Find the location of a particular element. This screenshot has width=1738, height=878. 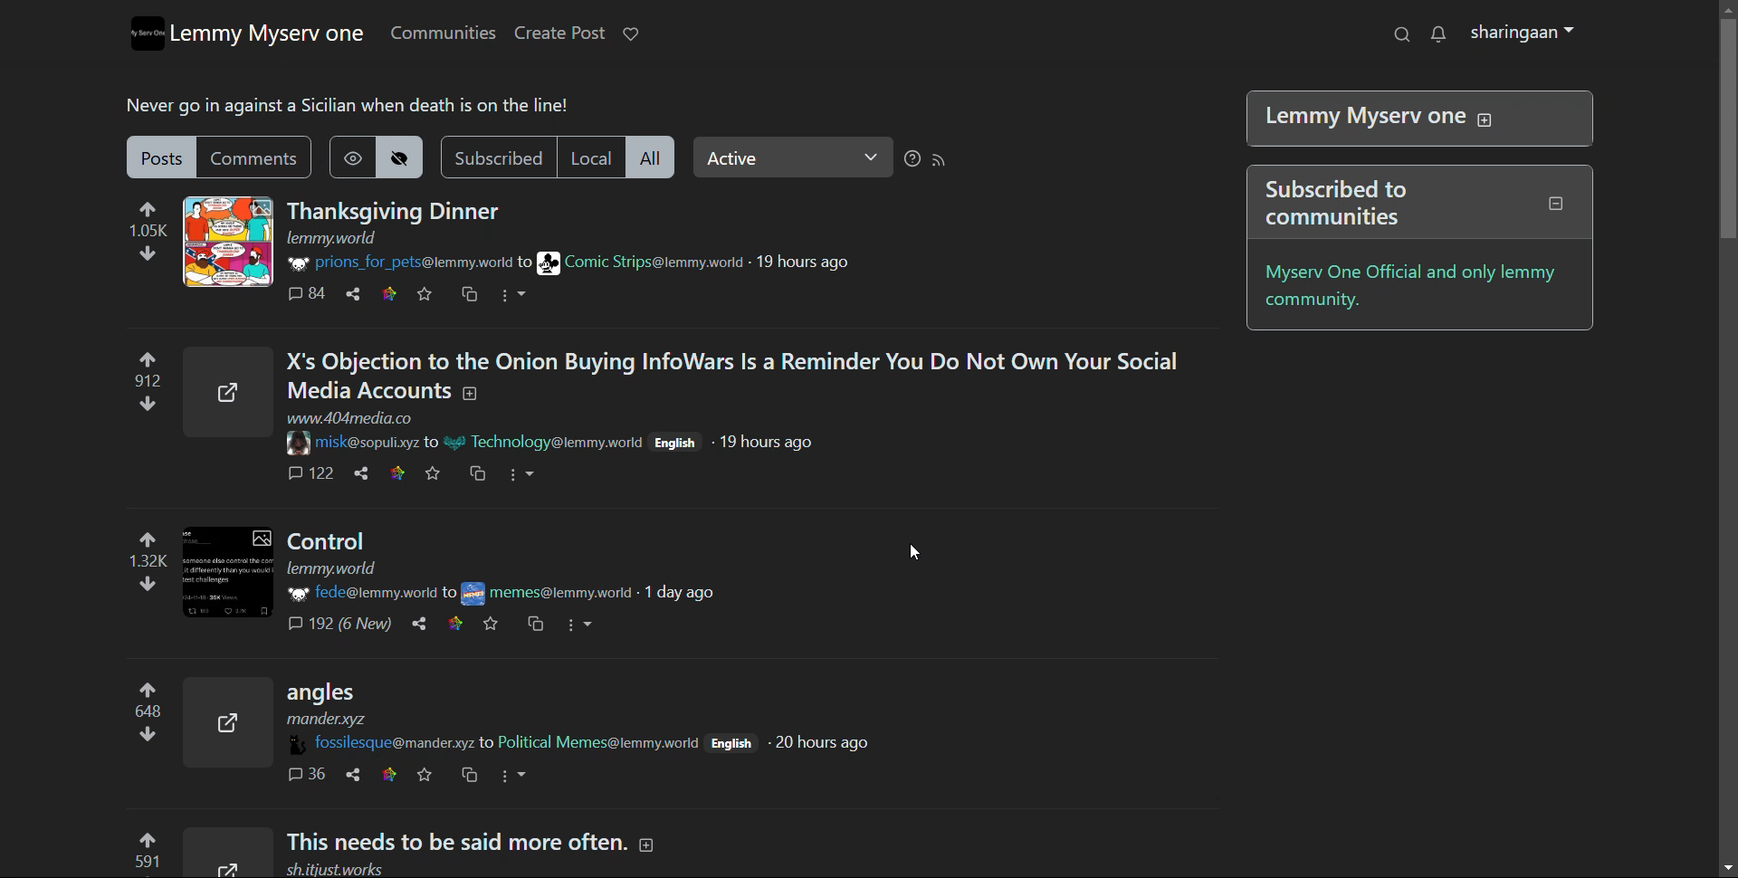

posts is located at coordinates (162, 157).